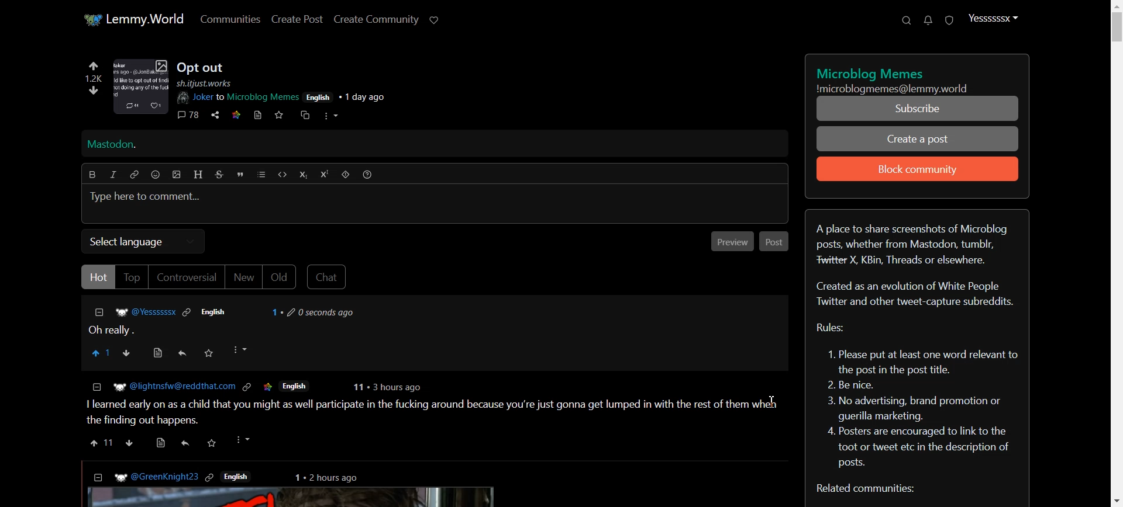 The height and width of the screenshot is (507, 1123). Describe the element at coordinates (93, 173) in the screenshot. I see `Bold ` at that location.